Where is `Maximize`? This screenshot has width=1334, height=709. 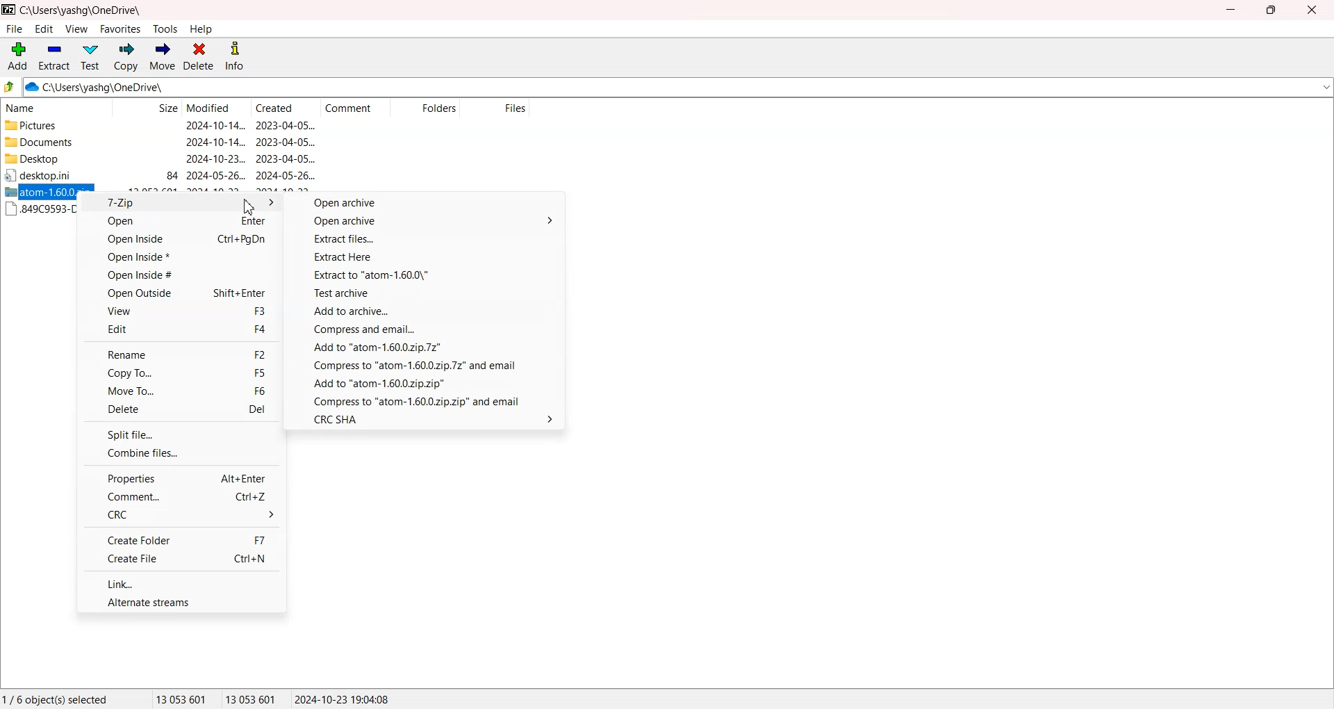
Maximize is located at coordinates (1270, 10).